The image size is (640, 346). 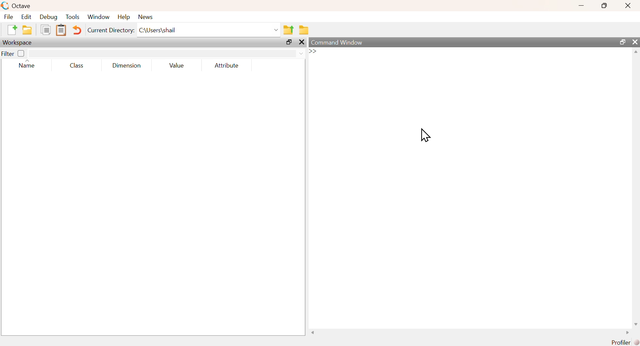 I want to click on typing cursor, so click(x=317, y=52).